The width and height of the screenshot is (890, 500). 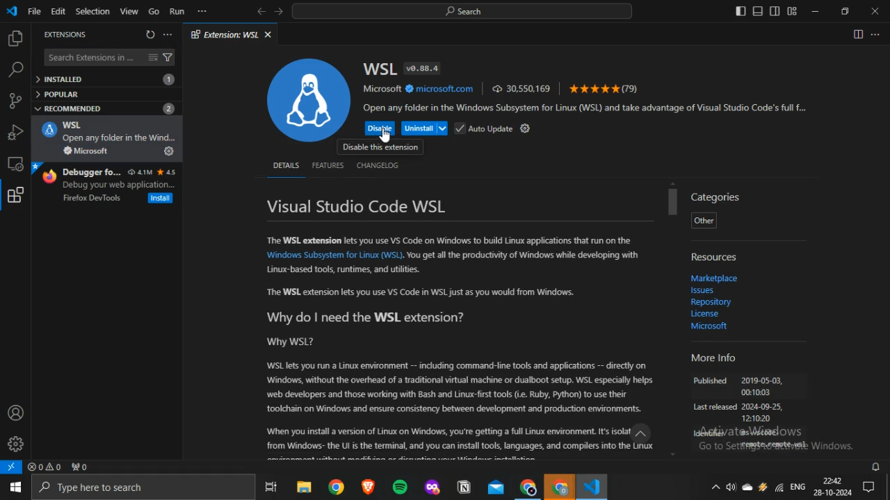 What do you see at coordinates (714, 278) in the screenshot?
I see `‘Marketplace` at bounding box center [714, 278].